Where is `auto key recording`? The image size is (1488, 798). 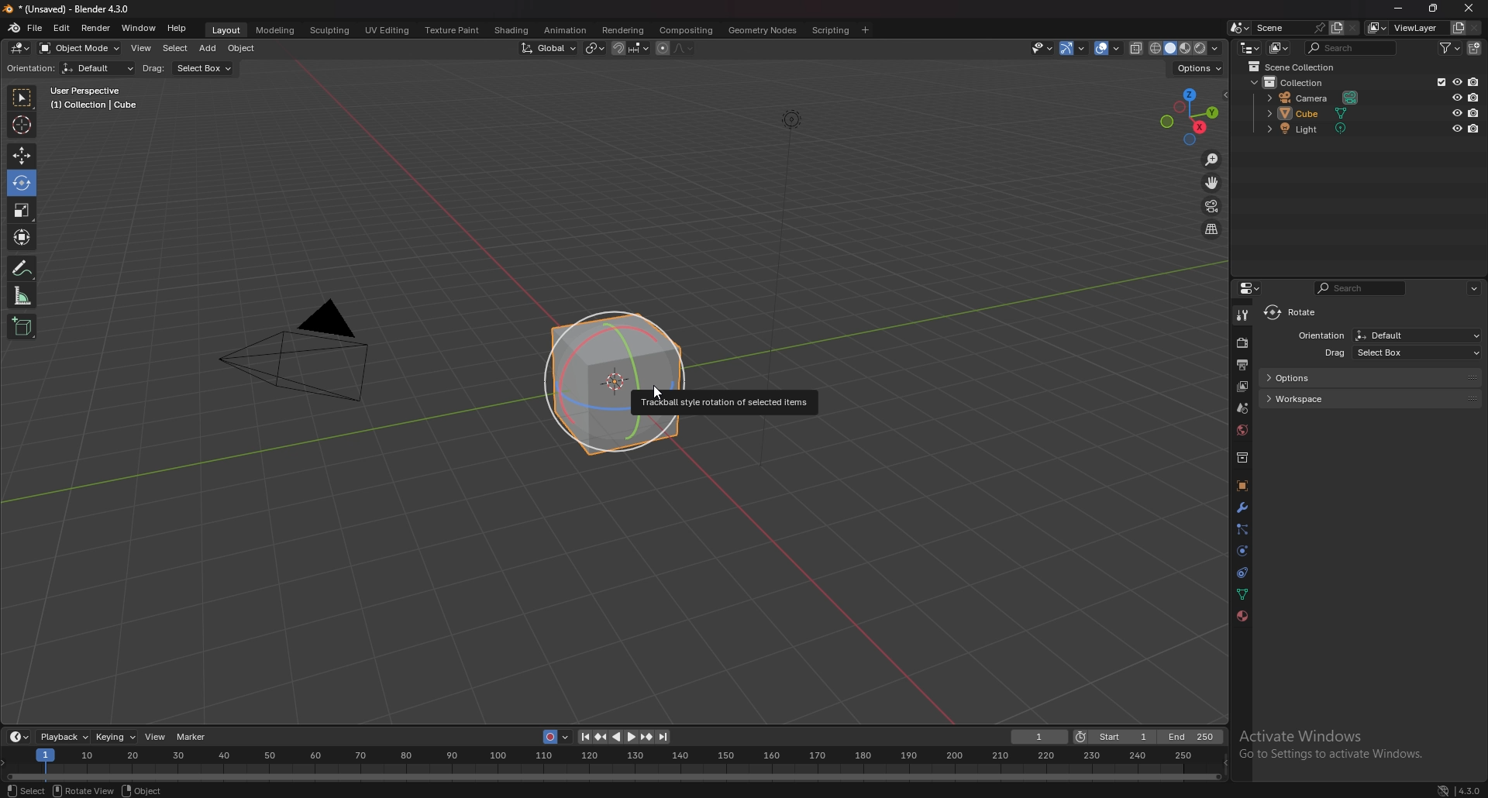
auto key recording is located at coordinates (558, 737).